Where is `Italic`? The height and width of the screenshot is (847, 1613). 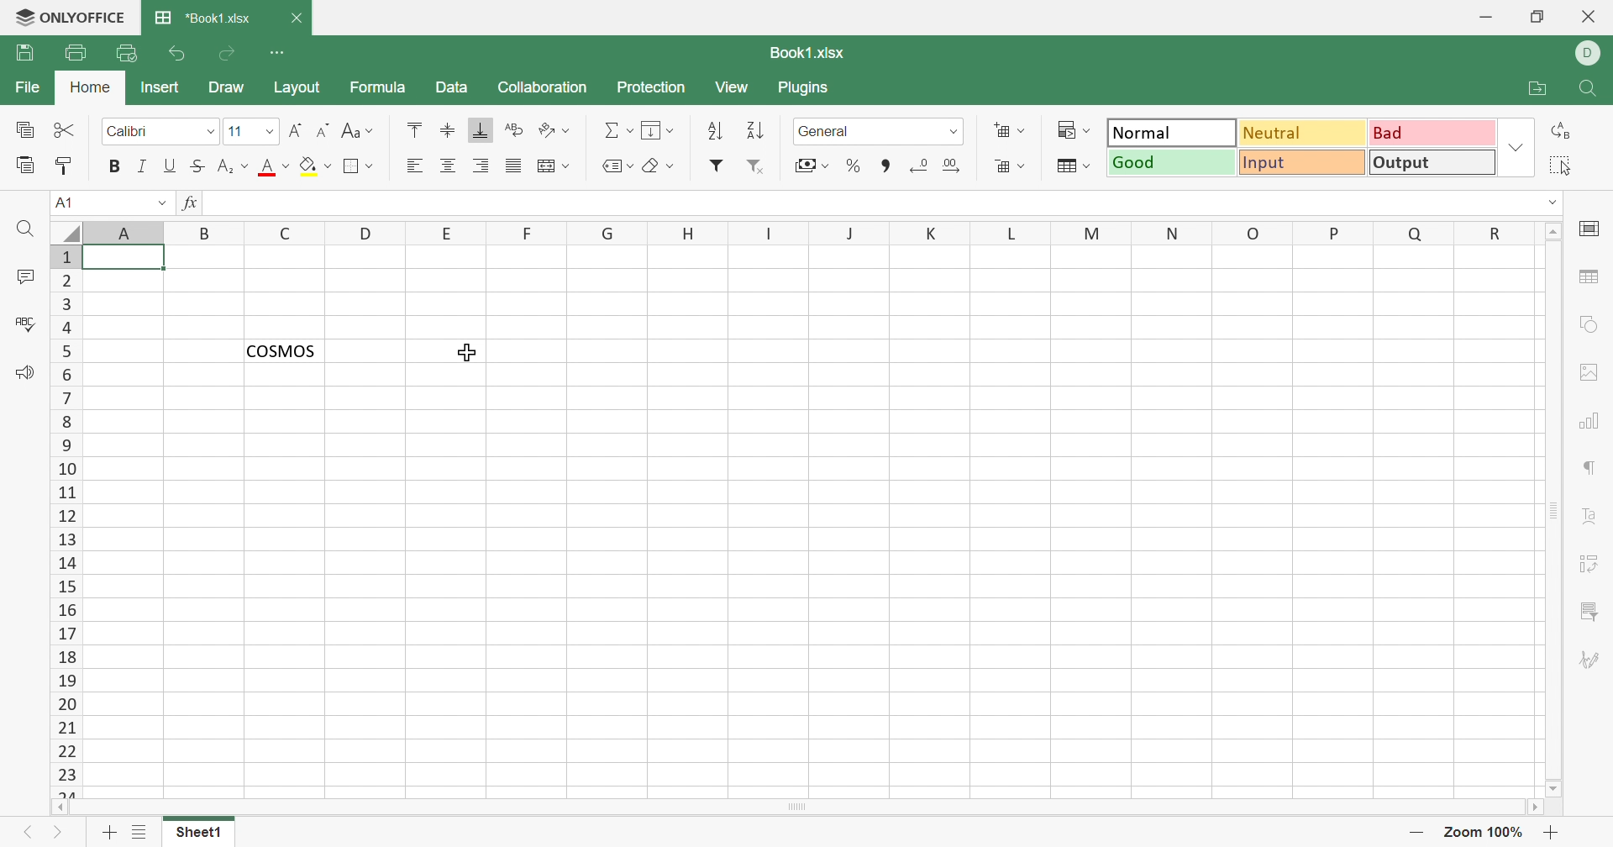
Italic is located at coordinates (142, 166).